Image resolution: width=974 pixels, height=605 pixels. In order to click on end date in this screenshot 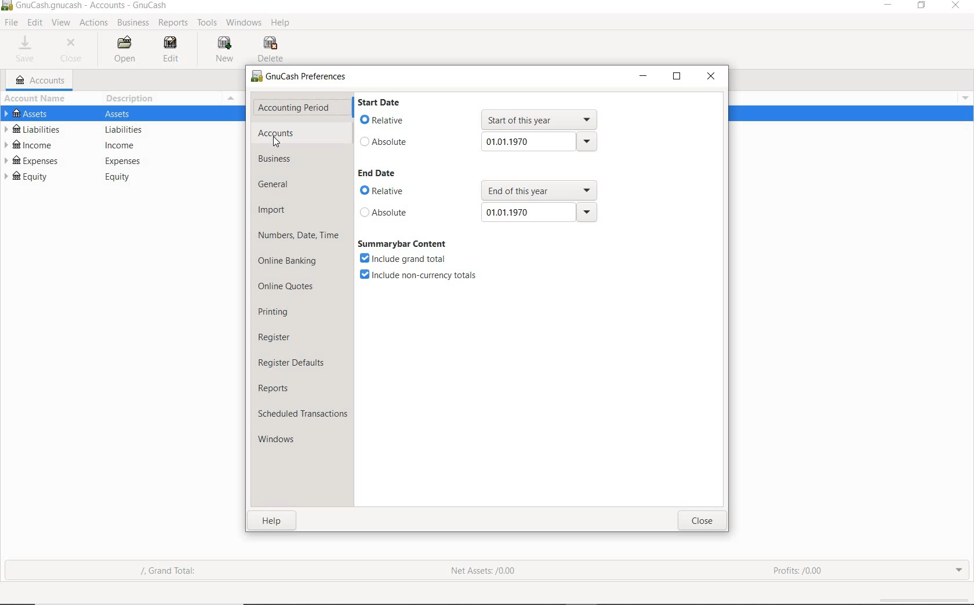, I will do `click(377, 173)`.